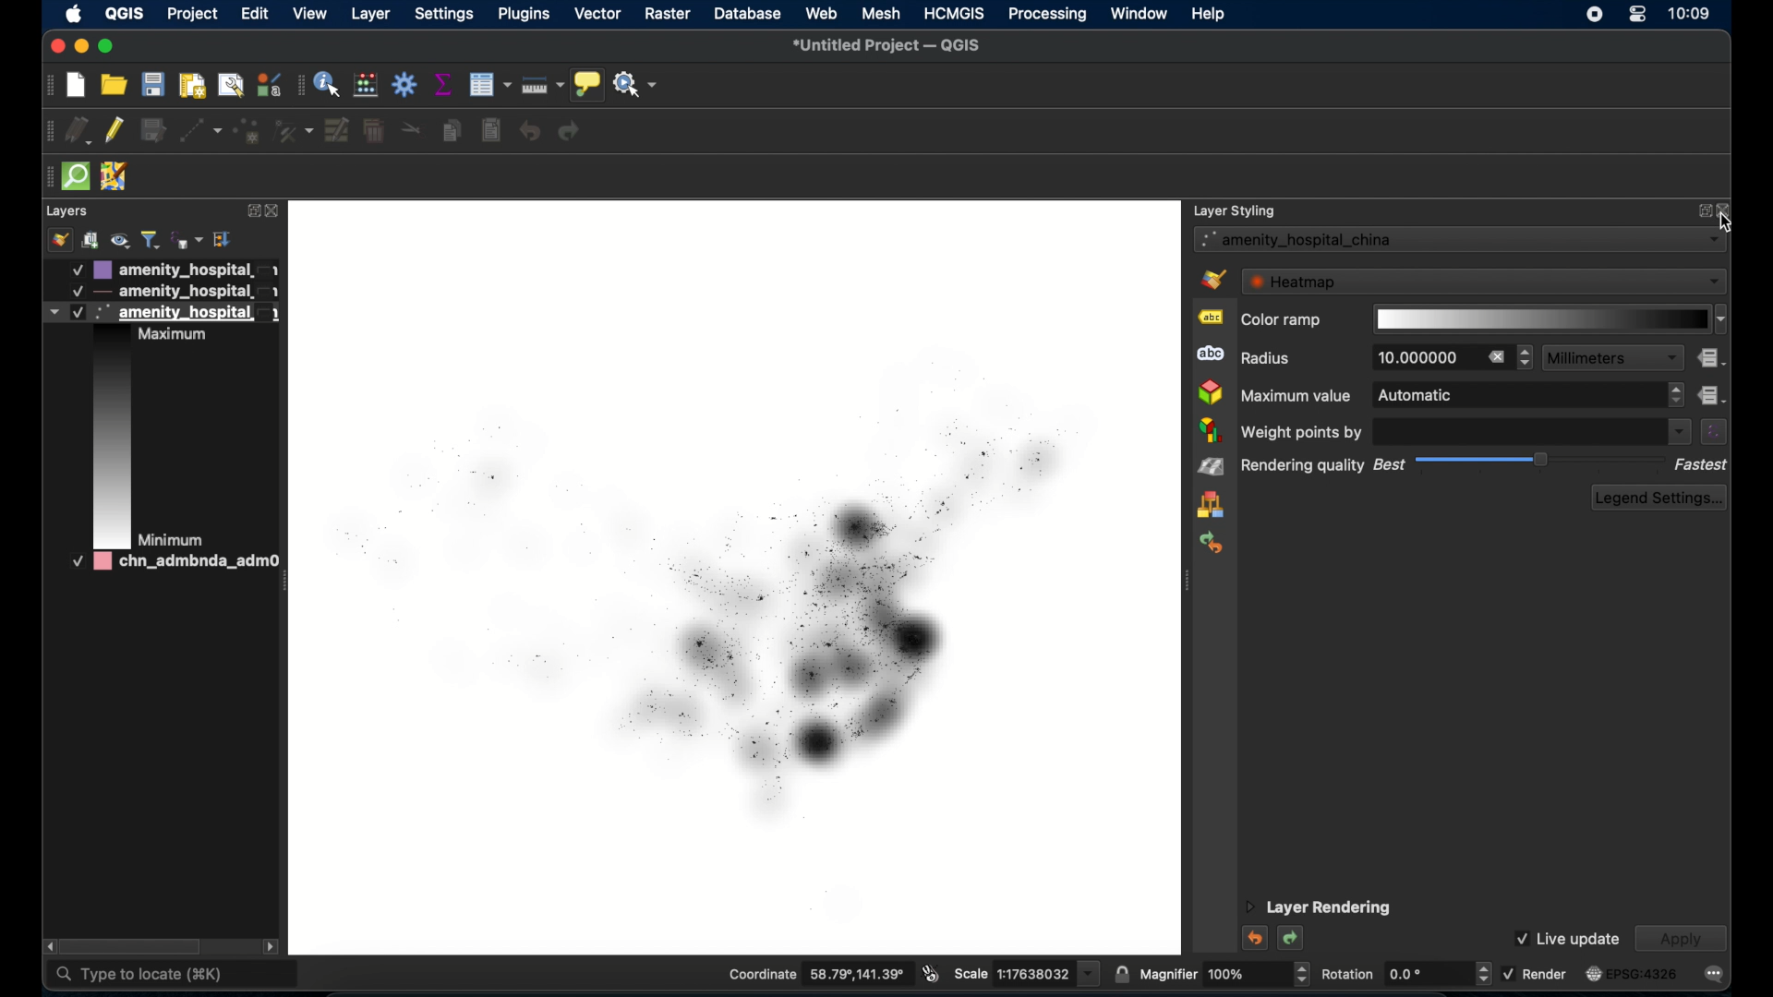 The image size is (1773, 997). What do you see at coordinates (1639, 15) in the screenshot?
I see `control center` at bounding box center [1639, 15].